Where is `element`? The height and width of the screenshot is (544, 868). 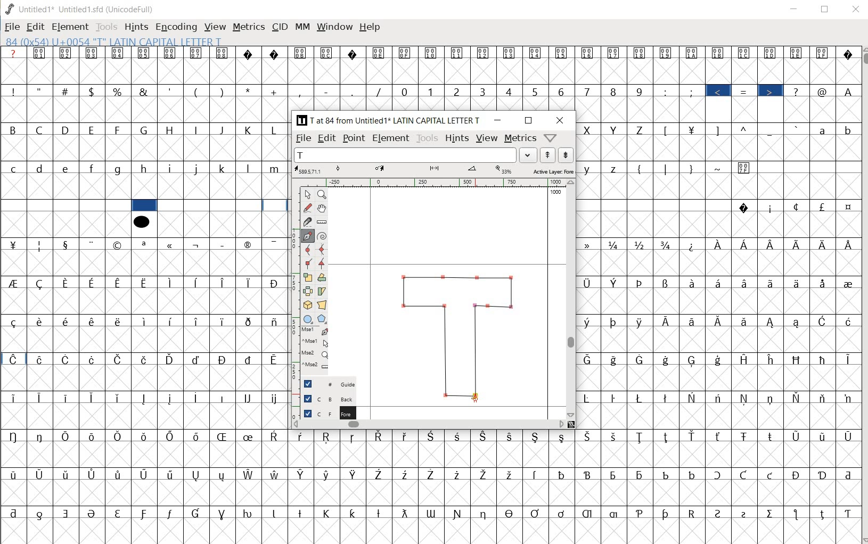
element is located at coordinates (70, 27).